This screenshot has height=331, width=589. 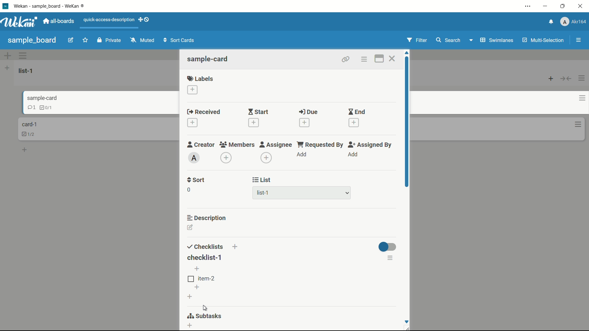 What do you see at coordinates (563, 6) in the screenshot?
I see `maximize` at bounding box center [563, 6].